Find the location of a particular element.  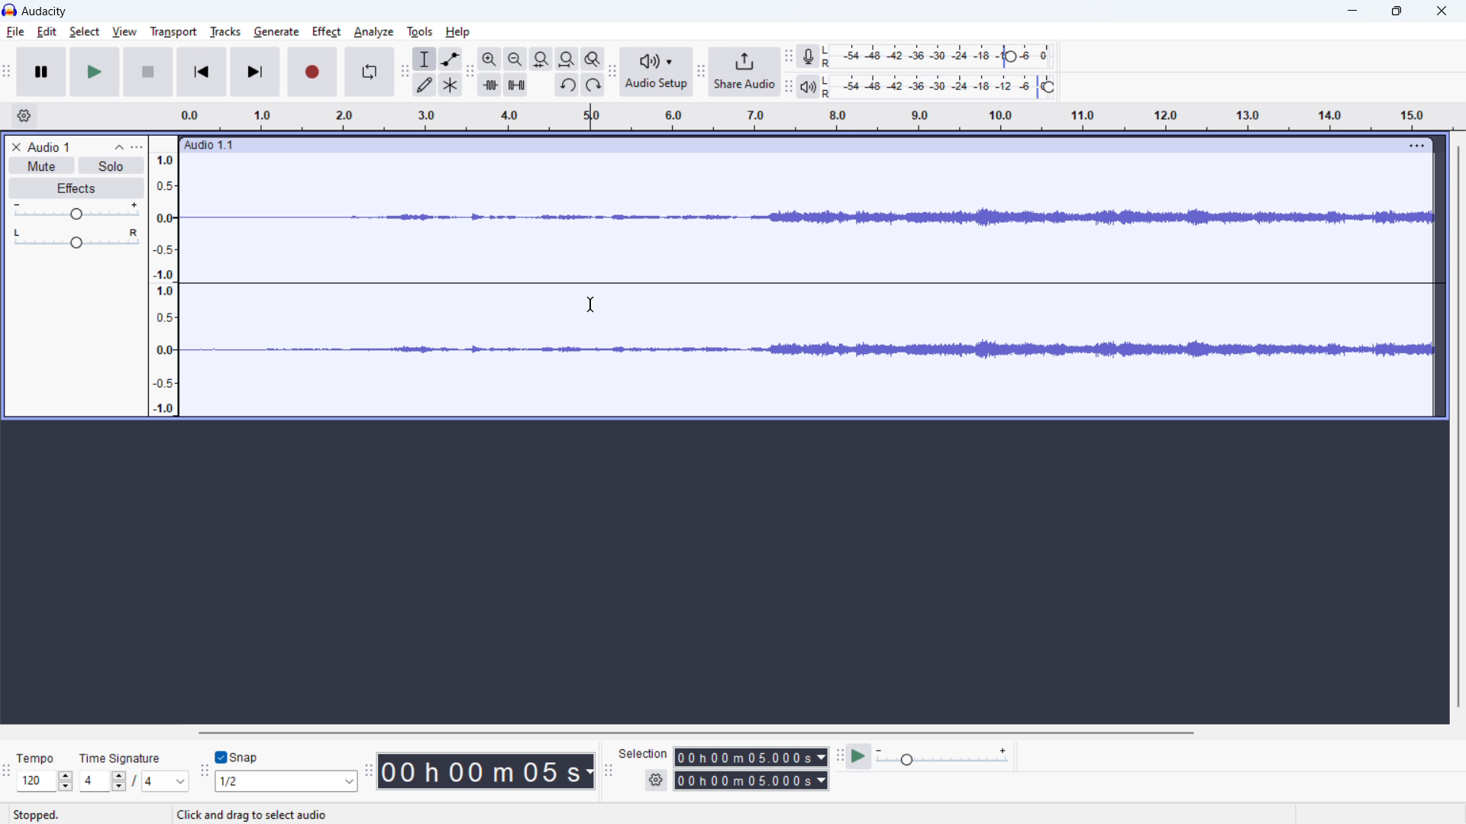

toggle snap is located at coordinates (236, 757).